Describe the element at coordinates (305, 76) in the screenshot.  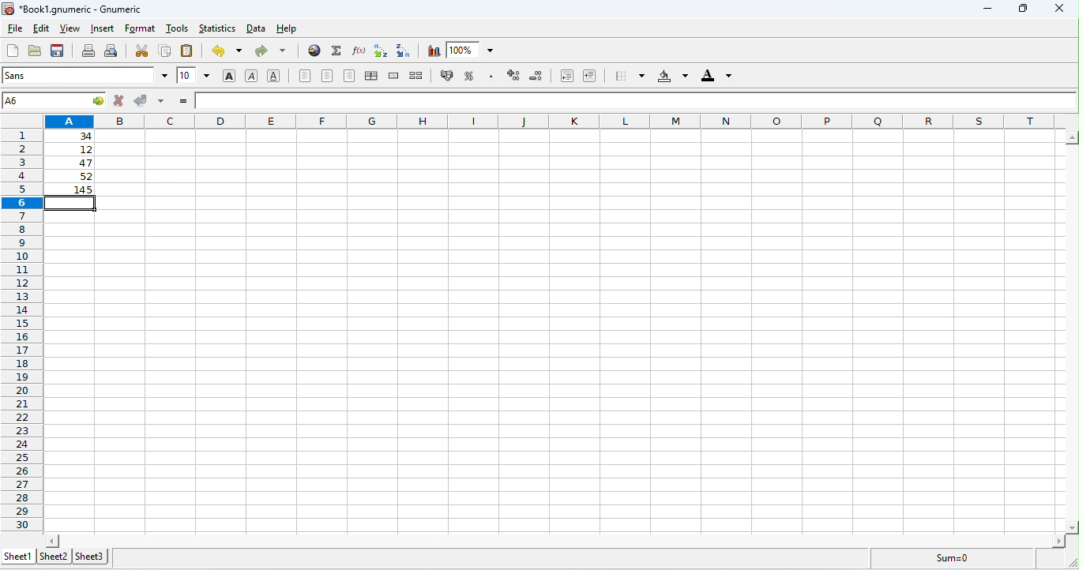
I see `align left` at that location.